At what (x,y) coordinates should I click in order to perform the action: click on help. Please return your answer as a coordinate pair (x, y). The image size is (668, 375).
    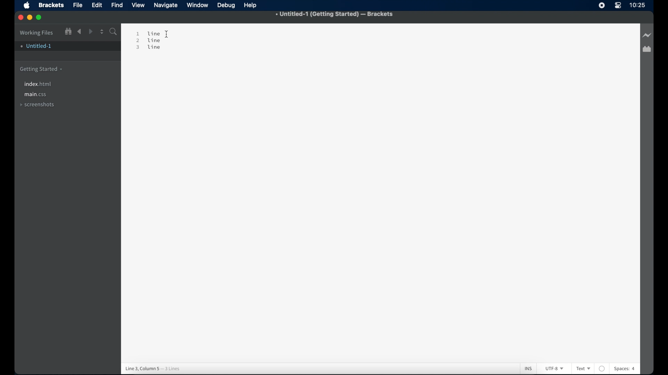
    Looking at the image, I should click on (251, 6).